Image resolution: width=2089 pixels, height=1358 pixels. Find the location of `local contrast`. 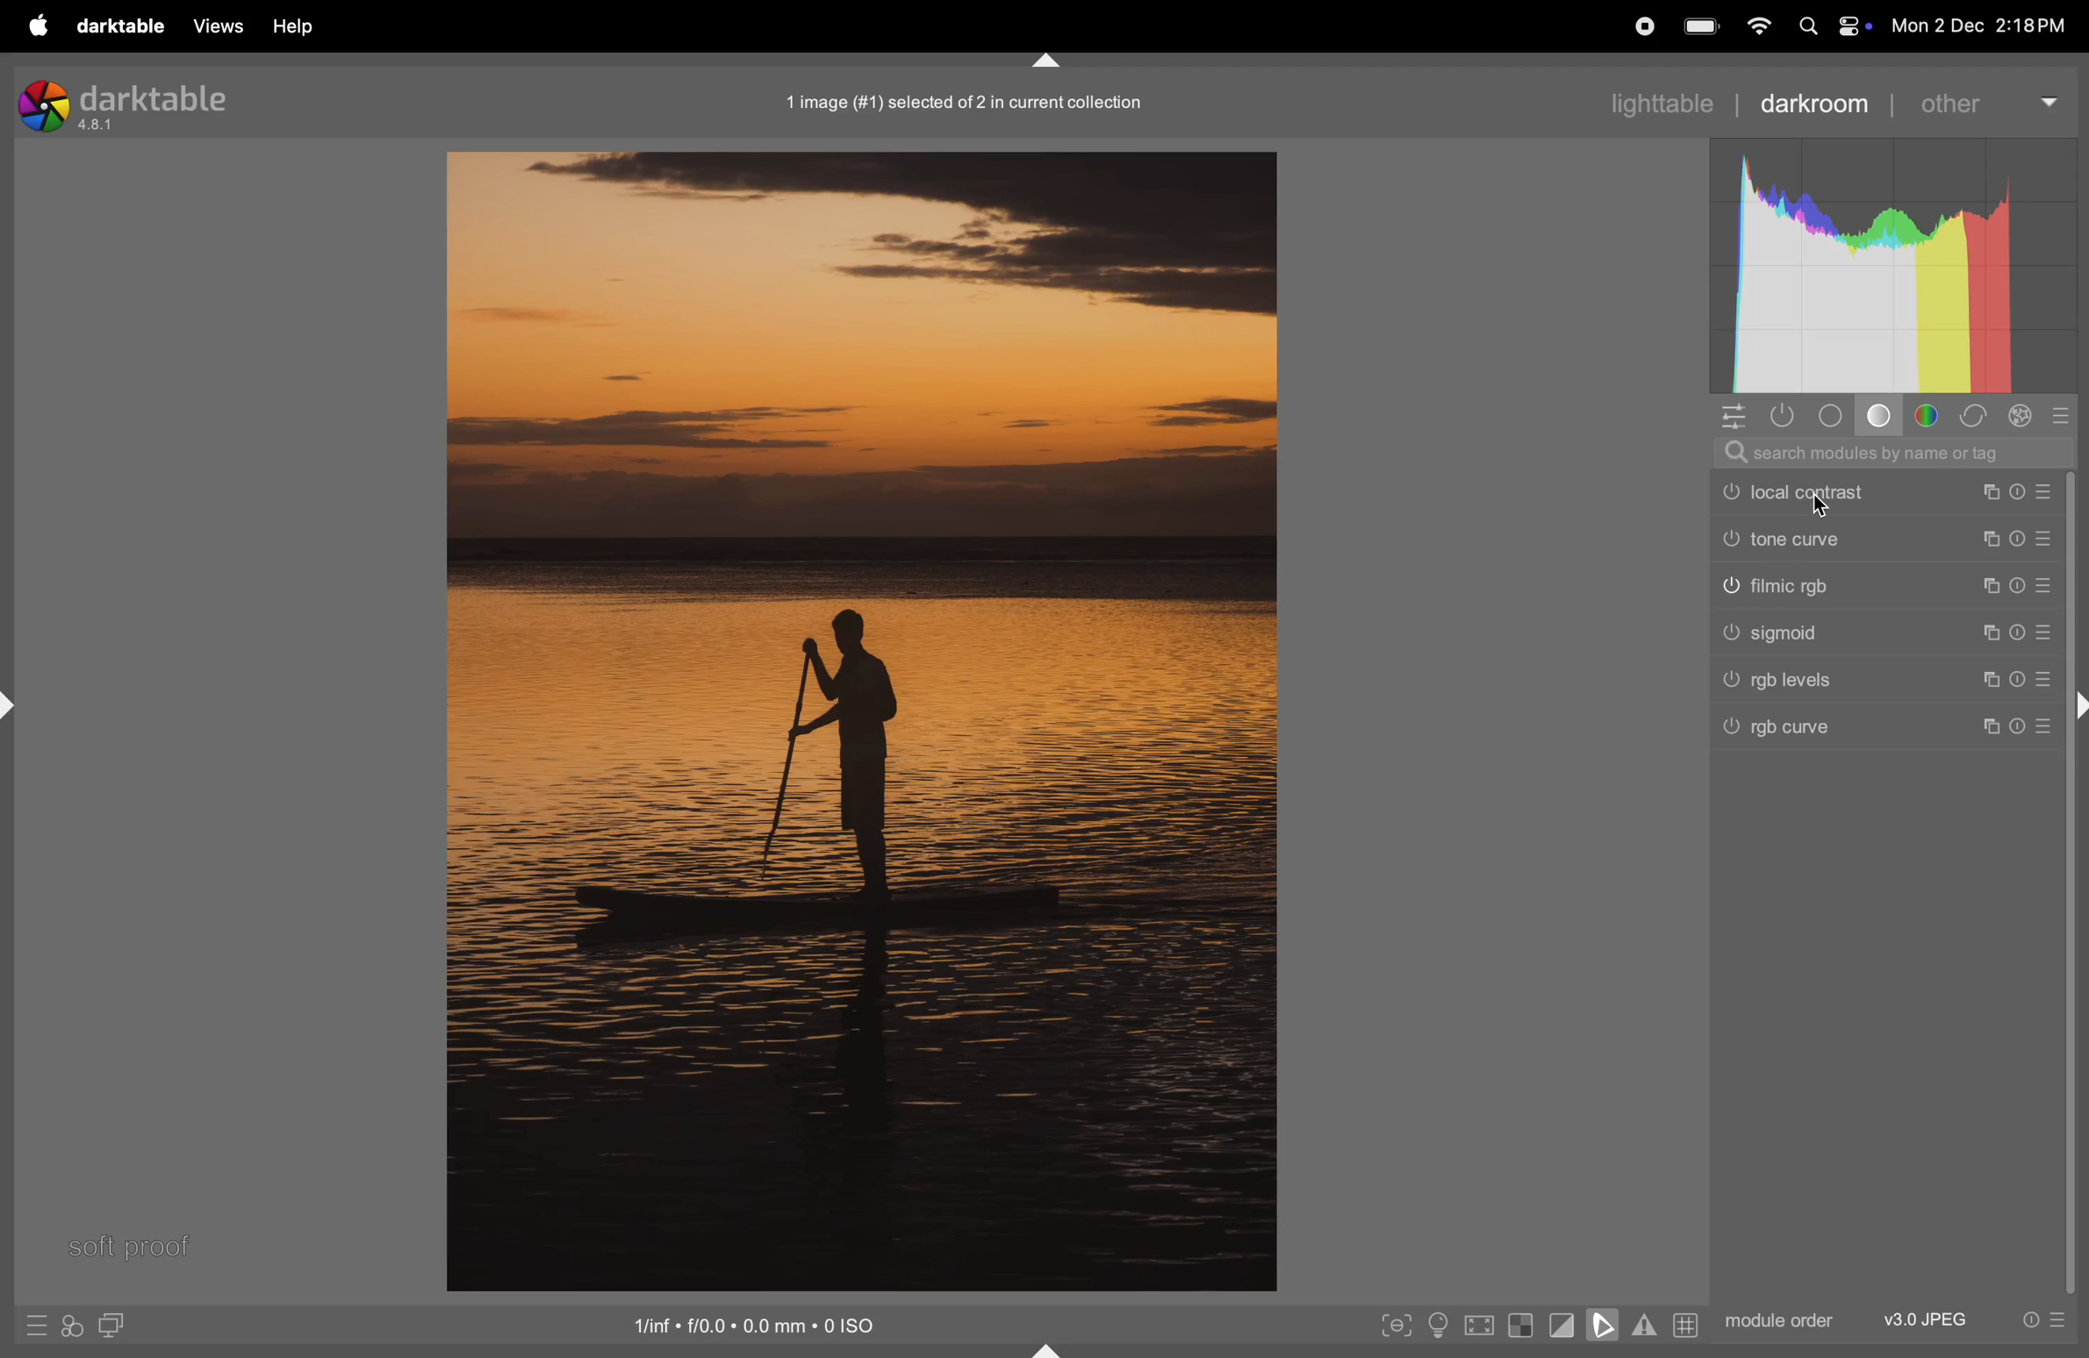

local contrast is located at coordinates (1883, 493).